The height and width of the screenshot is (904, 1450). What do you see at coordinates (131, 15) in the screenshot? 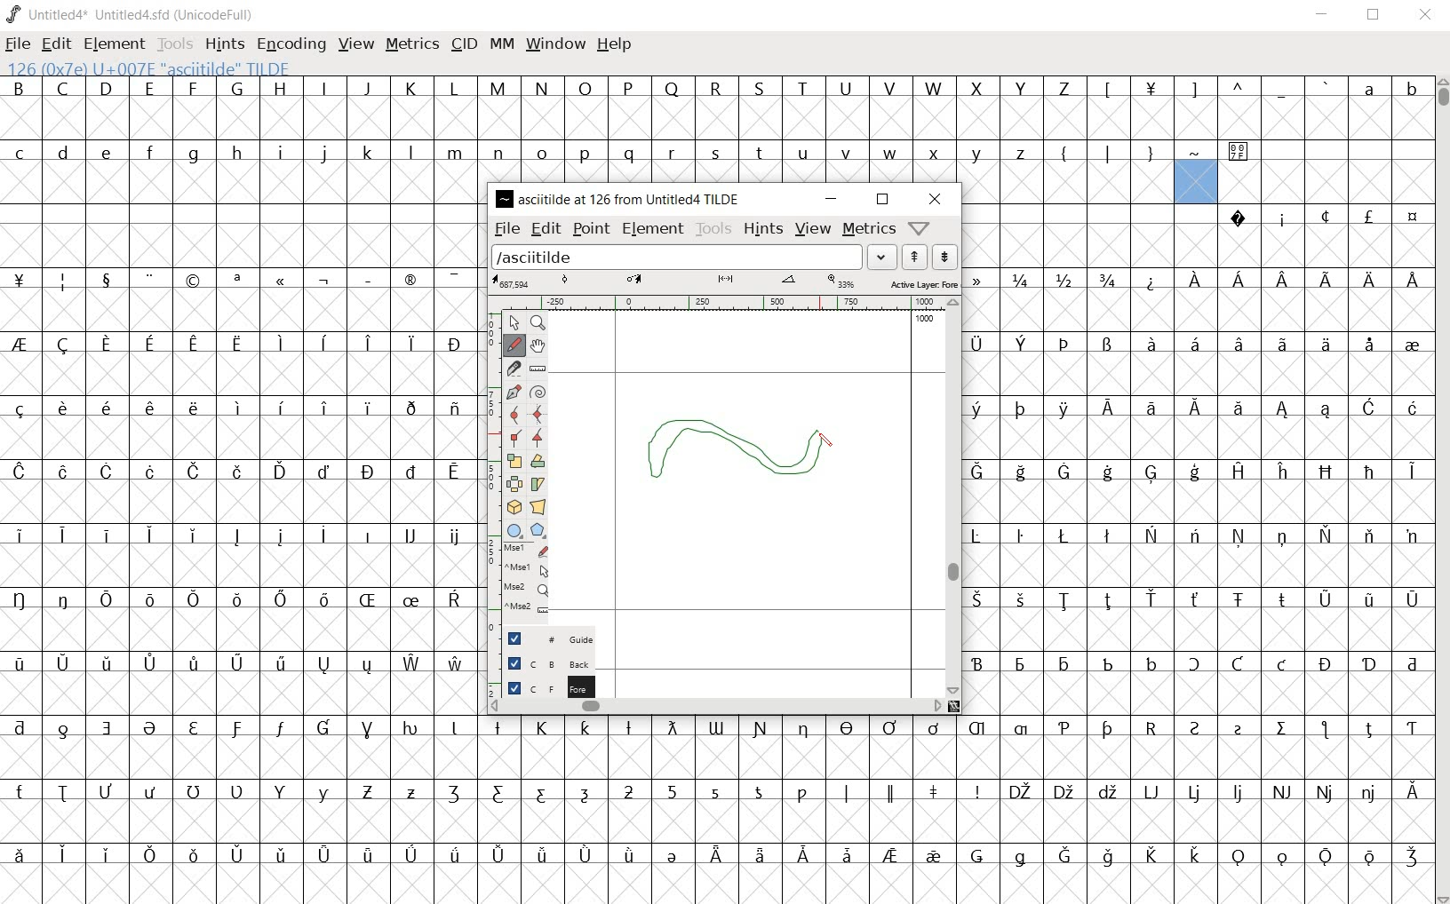
I see `Untitled4* Untitled4.sfd (UnicodeFull)` at bounding box center [131, 15].